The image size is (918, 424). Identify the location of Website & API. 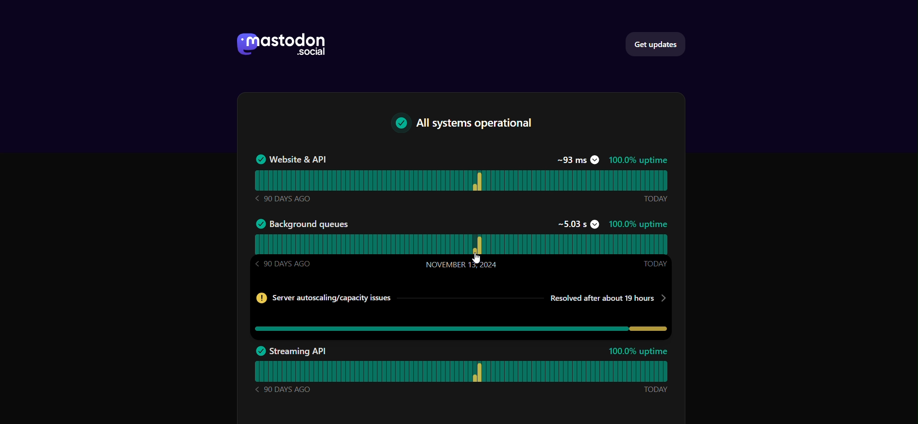
(292, 158).